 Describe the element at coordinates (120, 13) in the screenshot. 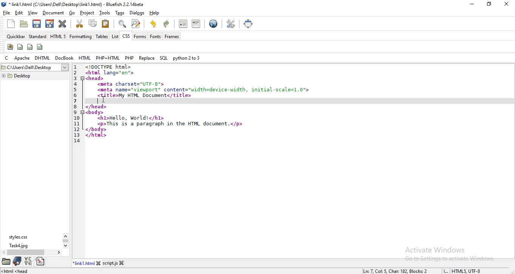

I see `tags` at that location.